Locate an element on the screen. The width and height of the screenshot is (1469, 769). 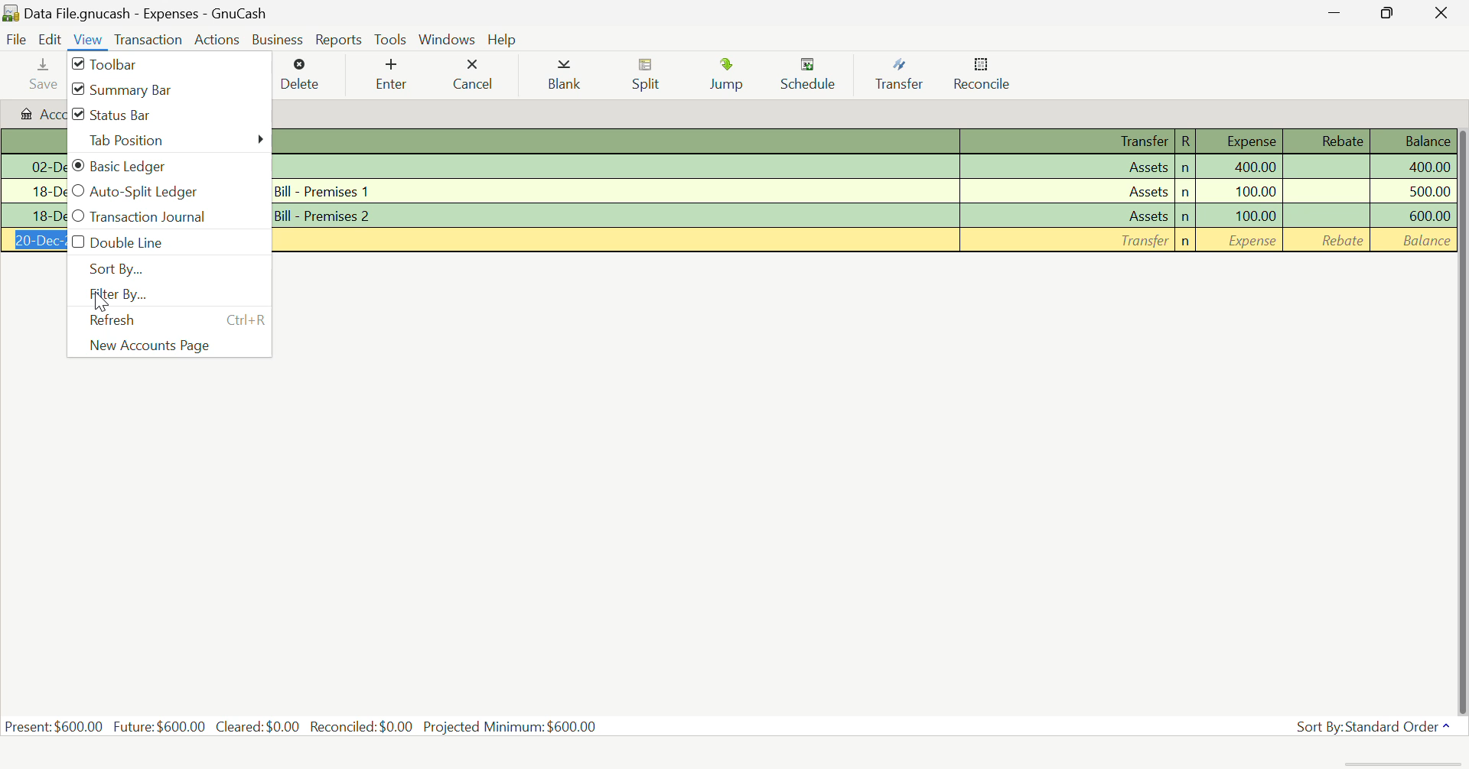
Rebate is located at coordinates (1326, 190).